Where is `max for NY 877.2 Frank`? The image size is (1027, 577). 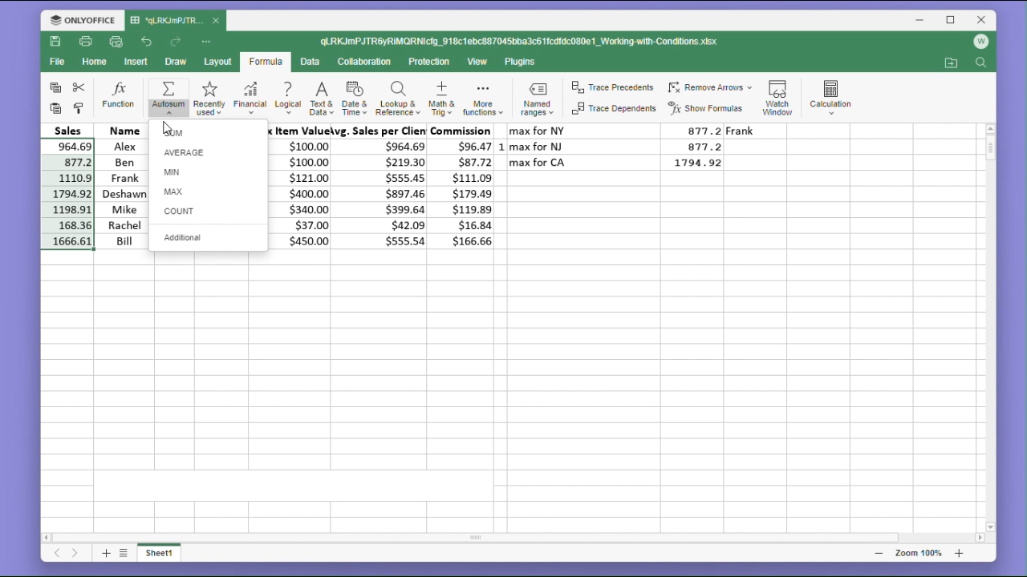 max for NY 877.2 Frank is located at coordinates (647, 131).